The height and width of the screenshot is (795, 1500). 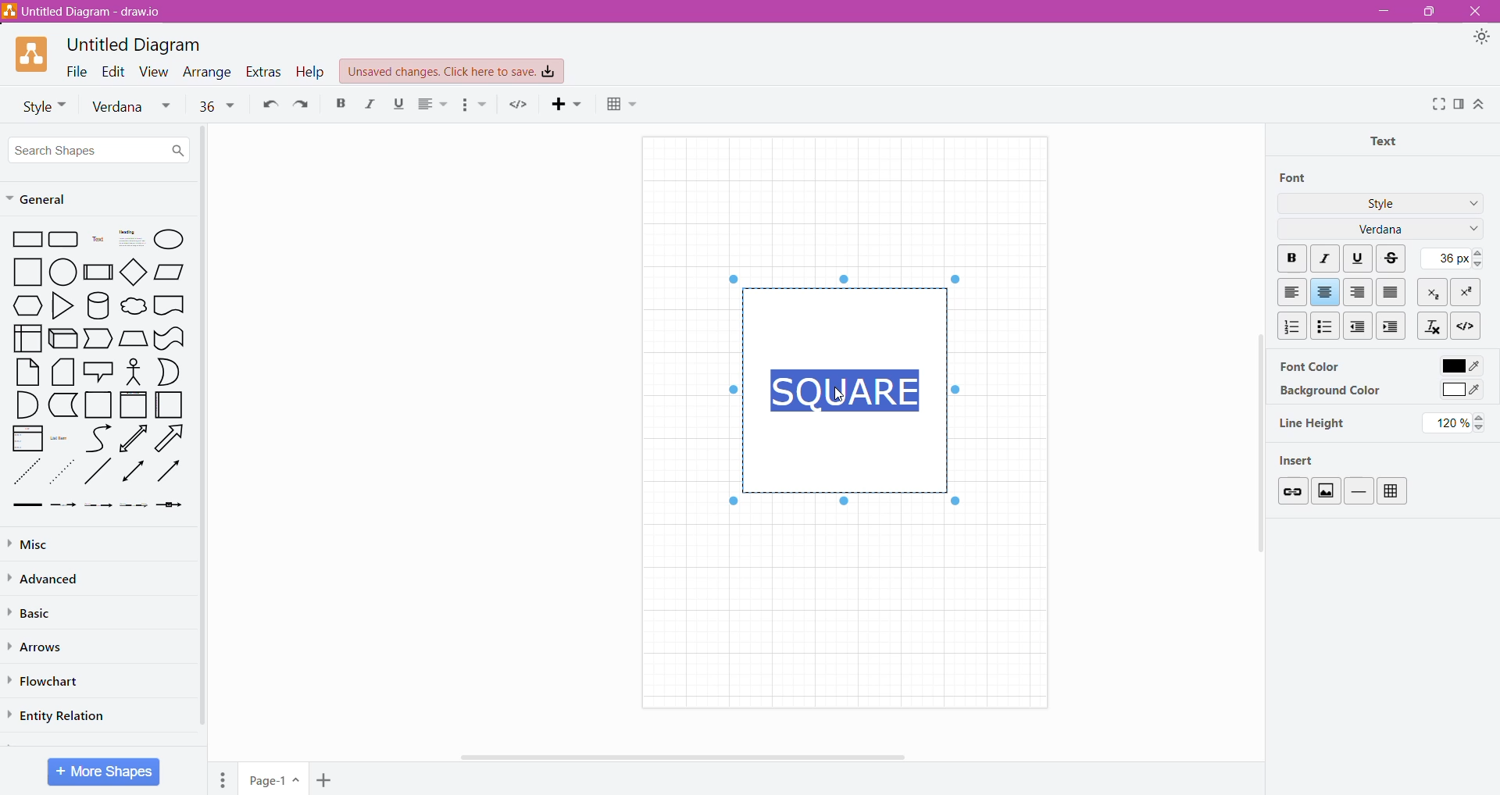 I want to click on Trapezoid, so click(x=98, y=340).